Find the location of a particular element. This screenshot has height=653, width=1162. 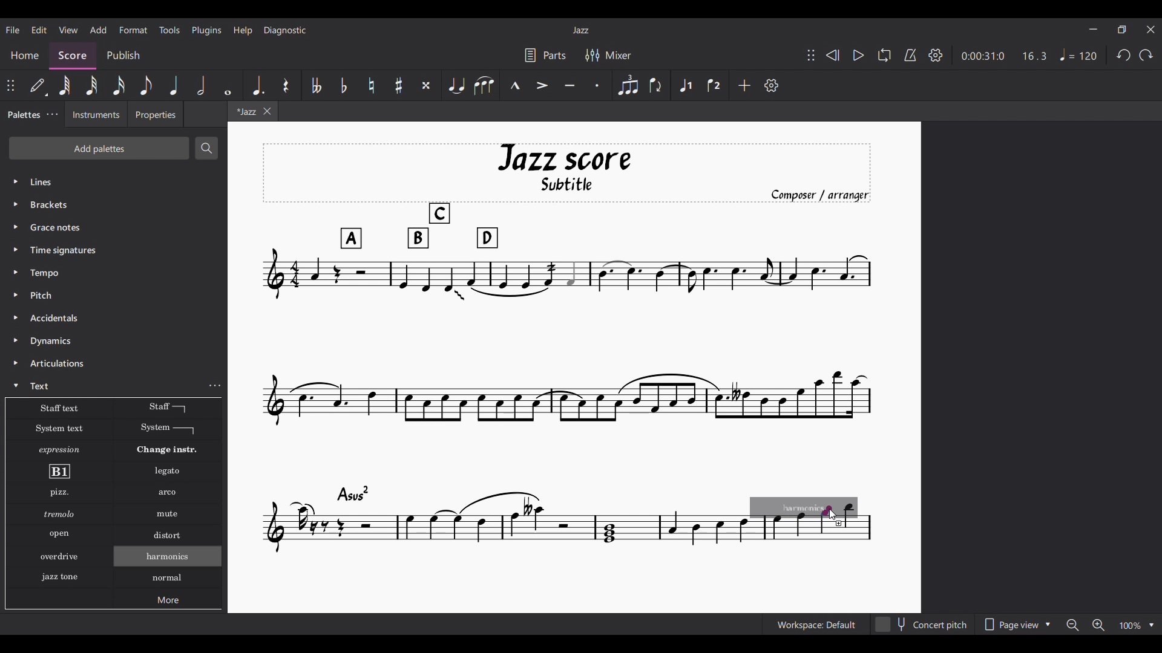

Publish section is located at coordinates (123, 56).